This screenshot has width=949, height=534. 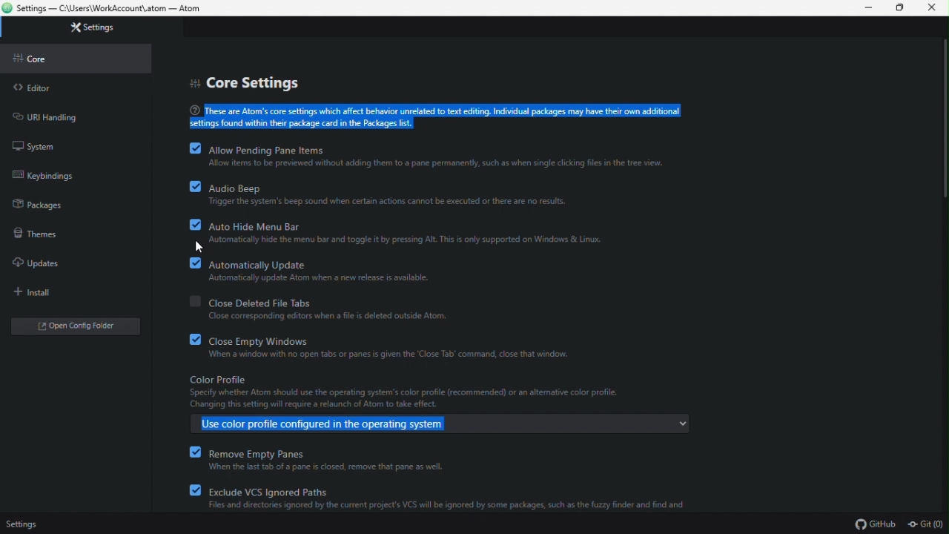 I want to click on checkbox, so click(x=188, y=187).